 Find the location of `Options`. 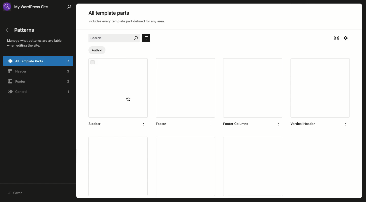

Options is located at coordinates (144, 123).